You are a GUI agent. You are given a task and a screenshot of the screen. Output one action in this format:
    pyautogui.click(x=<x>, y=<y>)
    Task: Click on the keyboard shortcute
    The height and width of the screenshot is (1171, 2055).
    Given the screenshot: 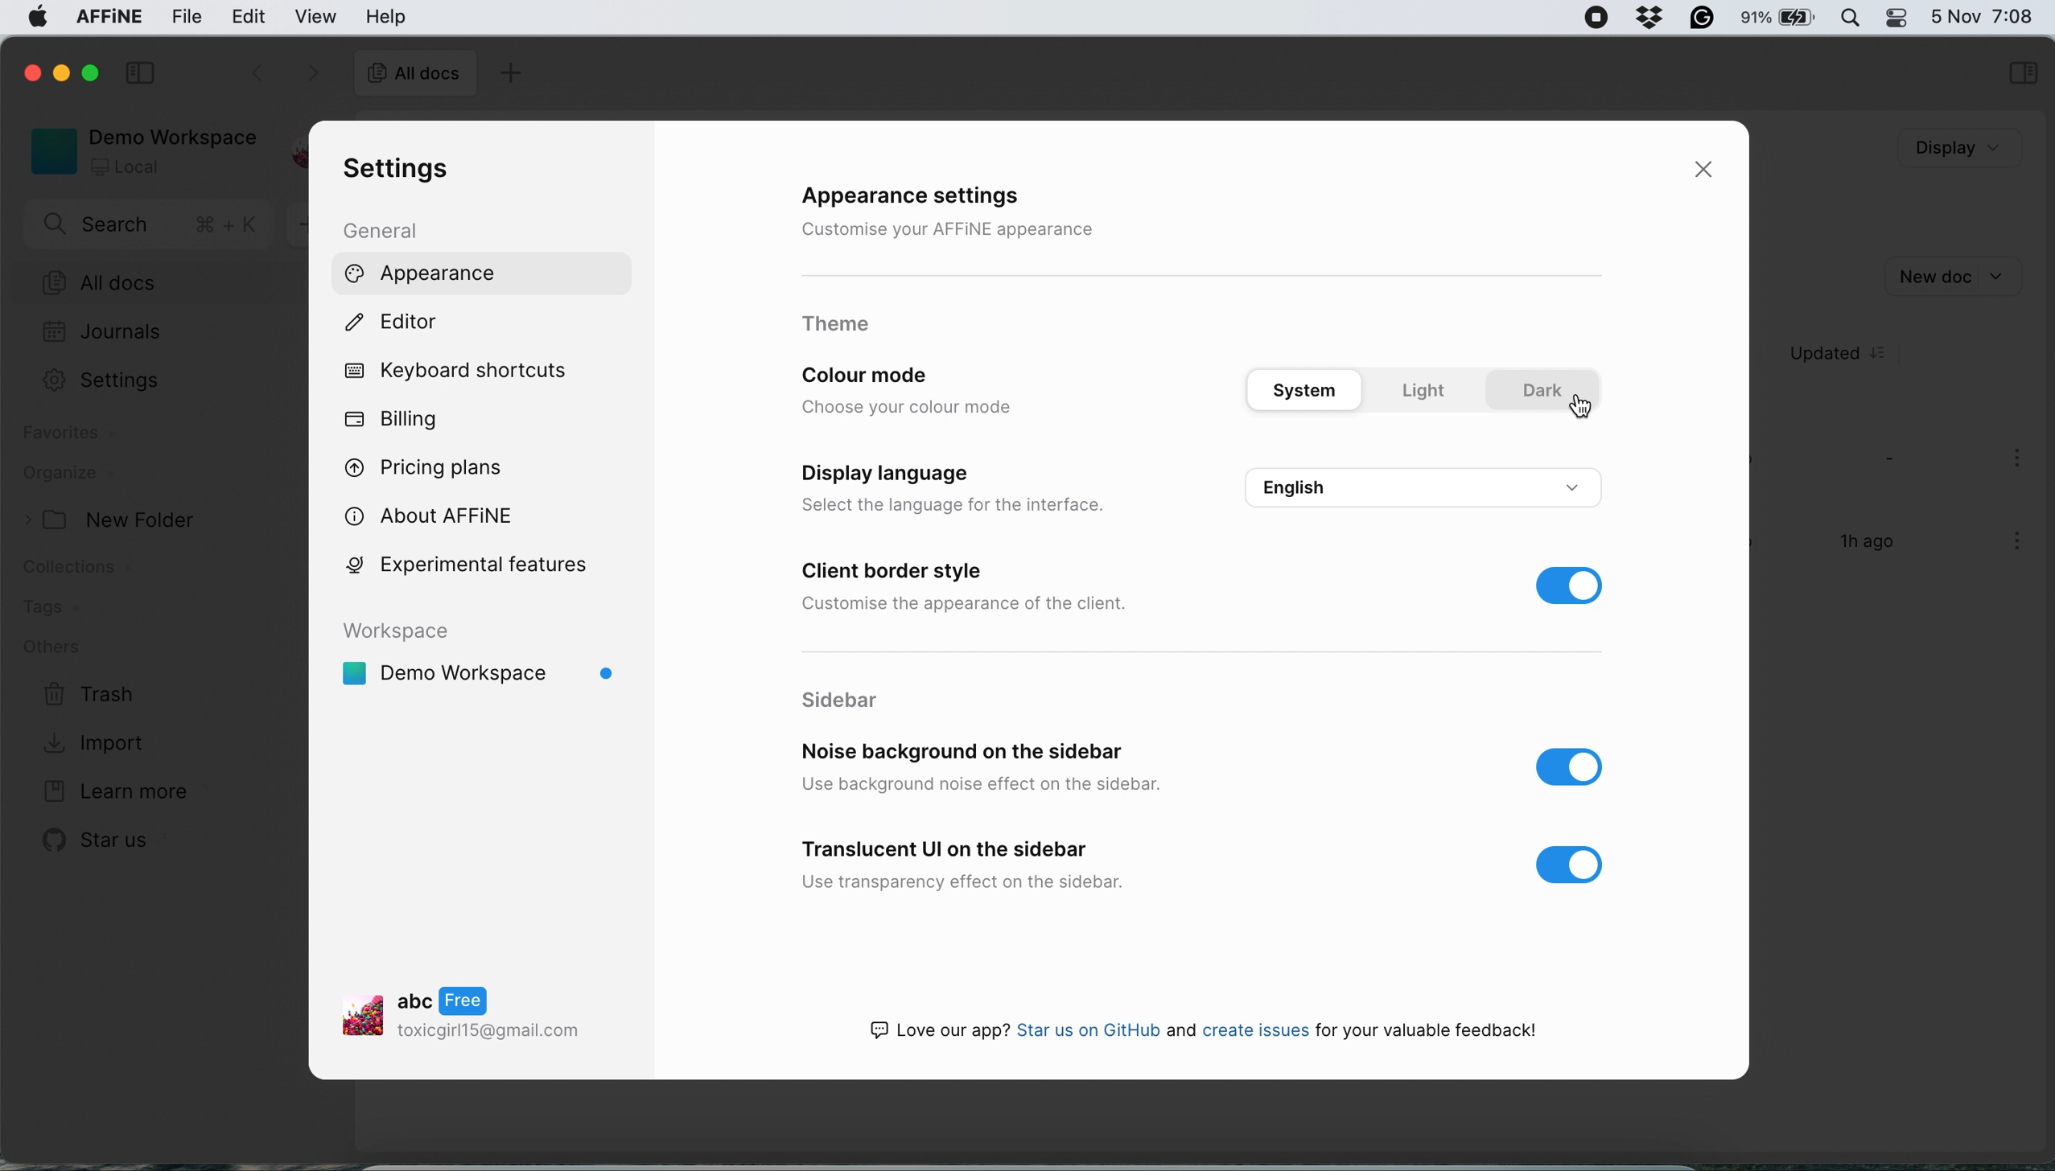 What is the action you would take?
    pyautogui.click(x=468, y=372)
    